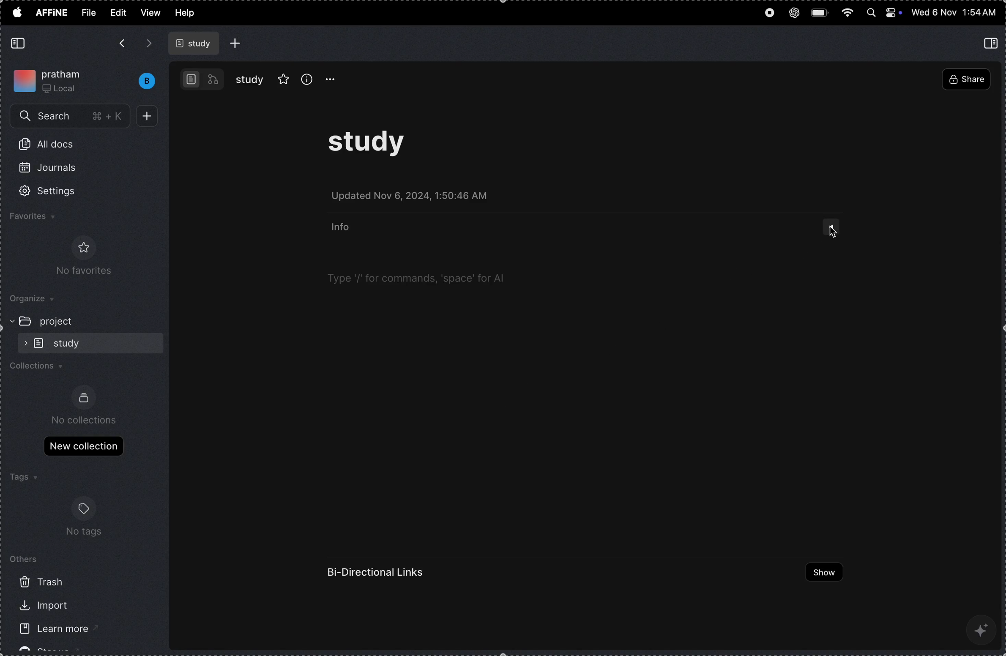  I want to click on others, so click(25, 558).